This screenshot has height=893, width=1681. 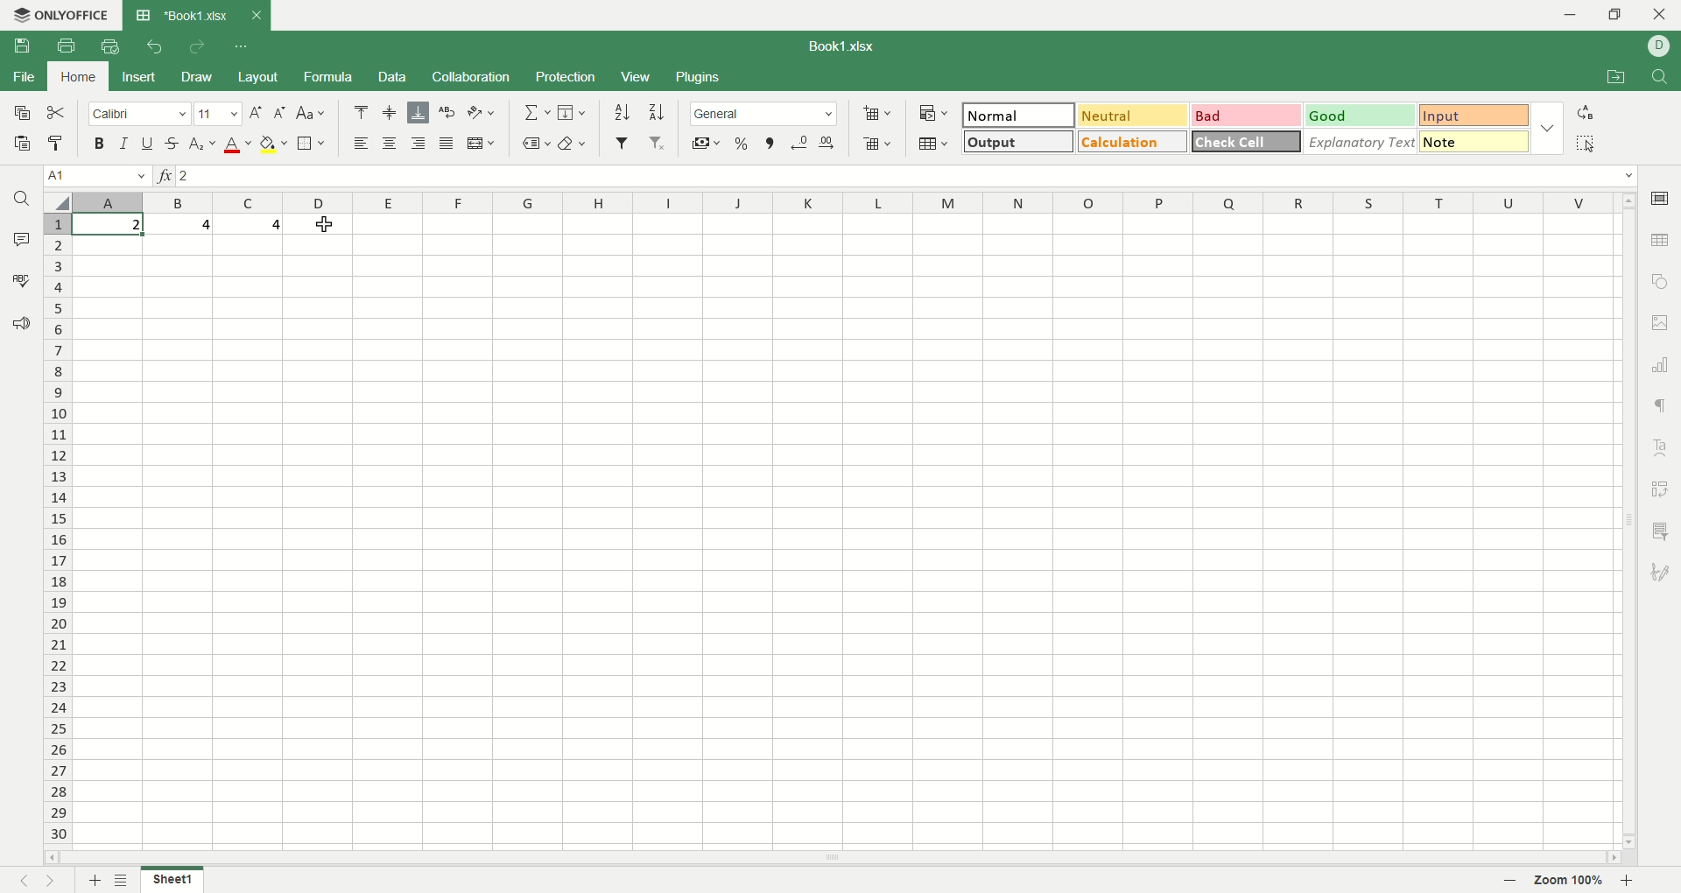 I want to click on italics, so click(x=127, y=143).